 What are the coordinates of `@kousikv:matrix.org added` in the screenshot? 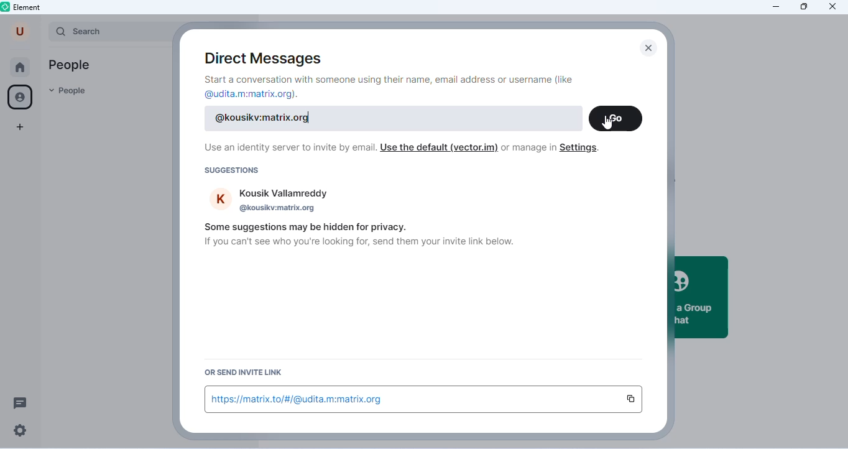 It's located at (266, 118).